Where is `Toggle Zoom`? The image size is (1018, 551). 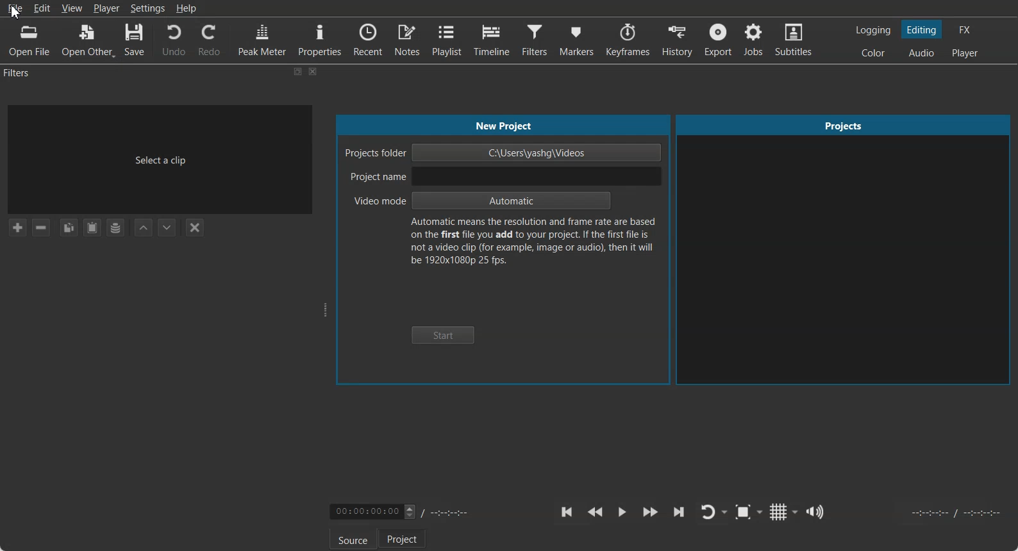 Toggle Zoom is located at coordinates (743, 513).